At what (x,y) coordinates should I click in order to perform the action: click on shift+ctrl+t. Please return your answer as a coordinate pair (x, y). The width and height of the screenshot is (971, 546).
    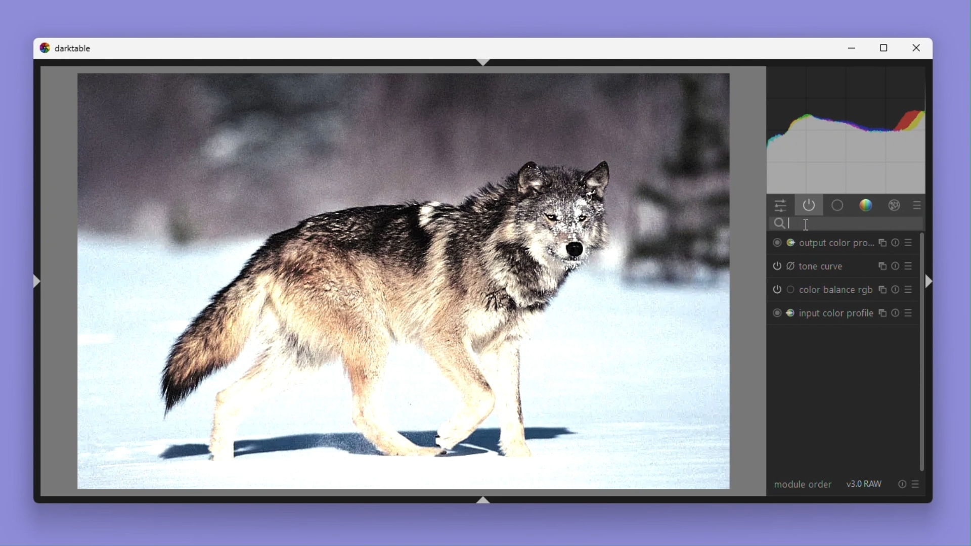
    Looking at the image, I should click on (490, 63).